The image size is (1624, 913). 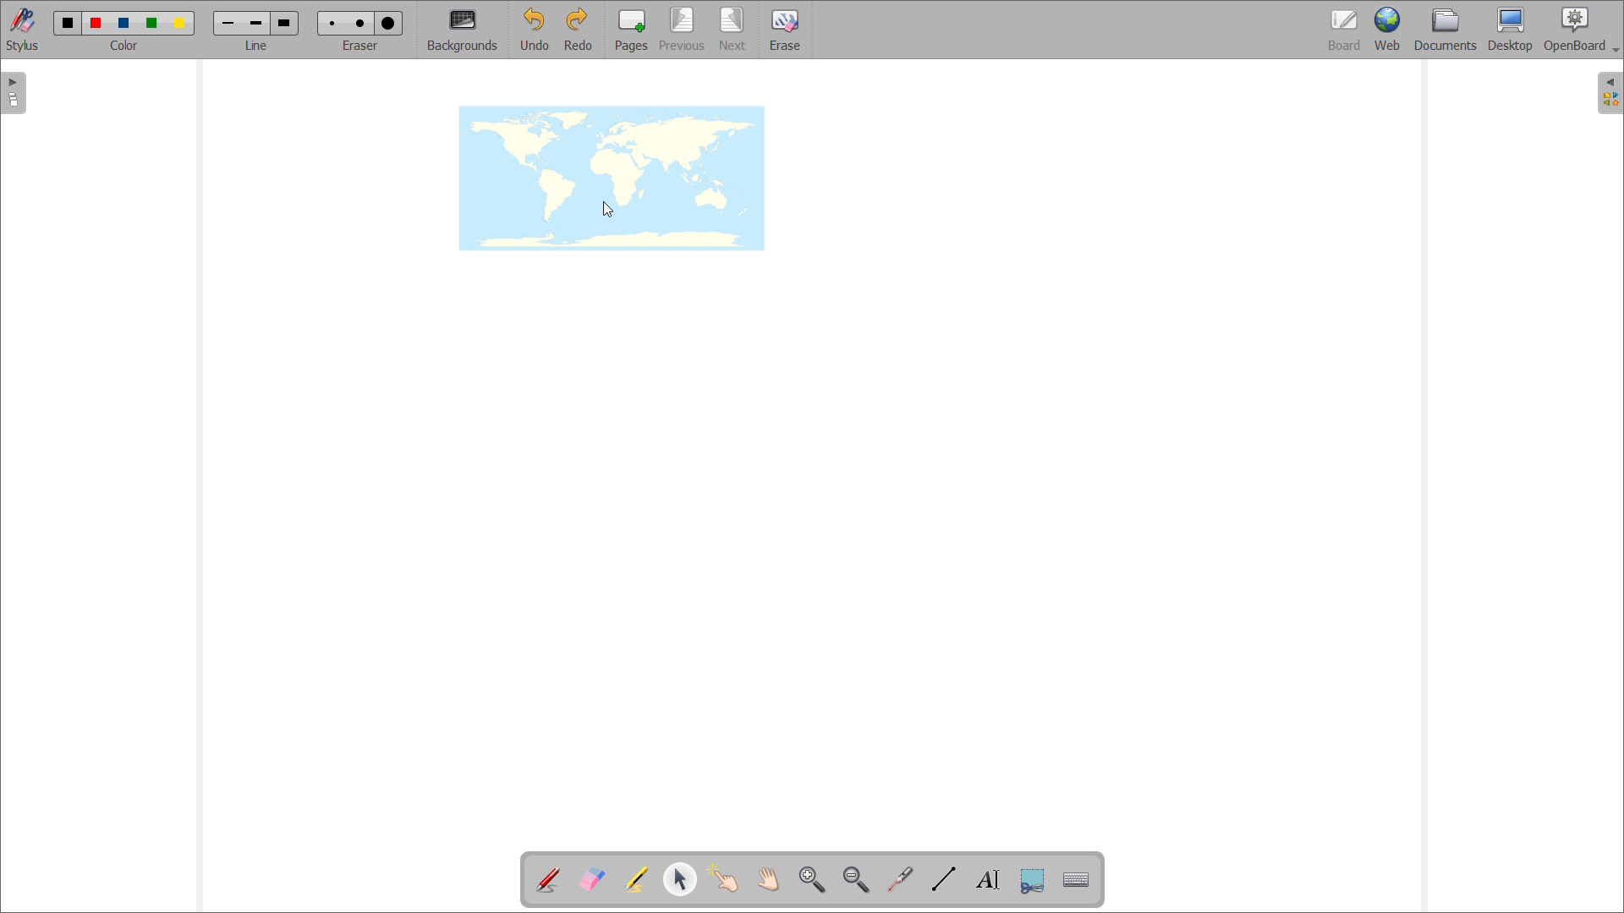 What do you see at coordinates (227, 25) in the screenshot?
I see `small` at bounding box center [227, 25].